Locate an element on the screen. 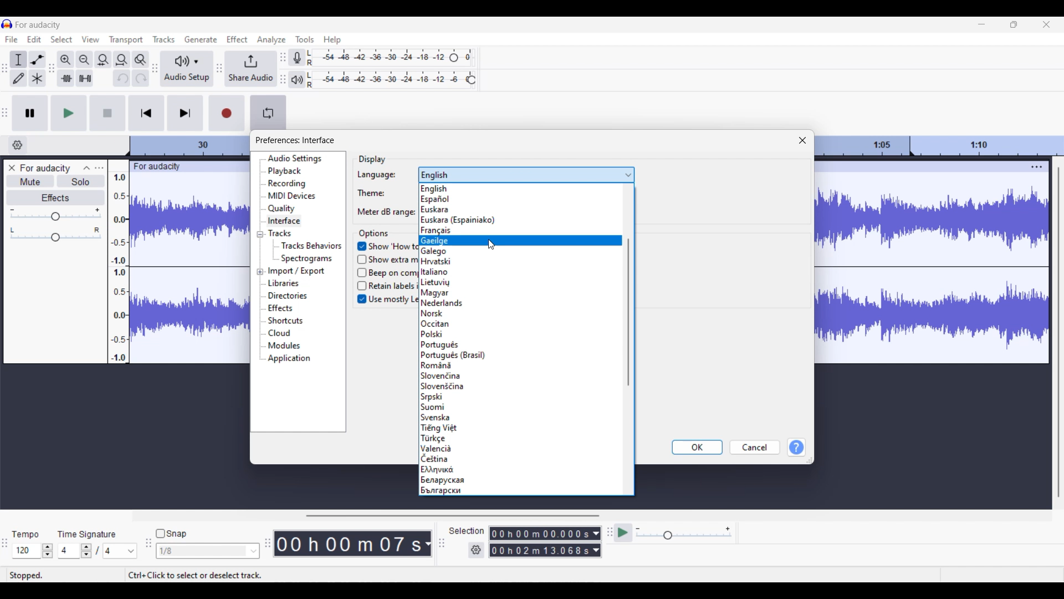 Image resolution: width=1064 pixels, height=599 pixels. english is located at coordinates (530, 174).